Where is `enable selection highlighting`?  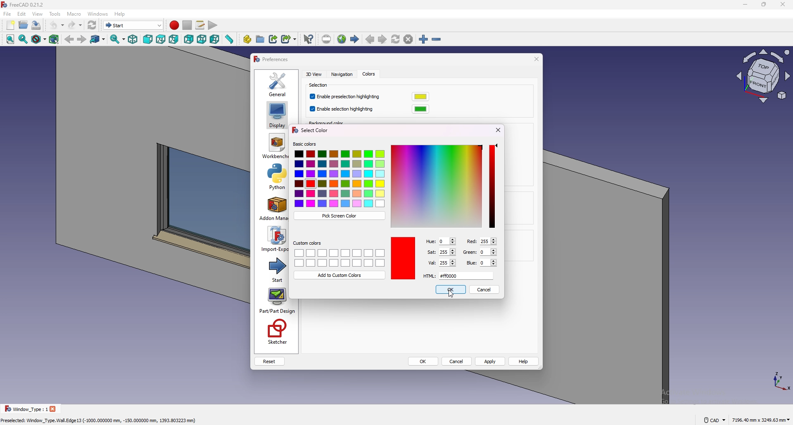 enable selection highlighting is located at coordinates (343, 109).